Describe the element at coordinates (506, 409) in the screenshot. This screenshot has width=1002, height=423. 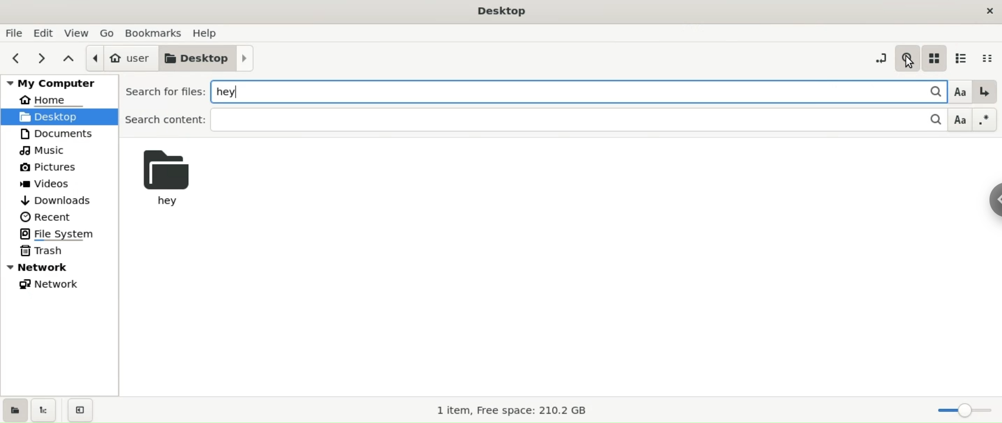
I see `1 item, Free space: 210.2 GB` at that location.